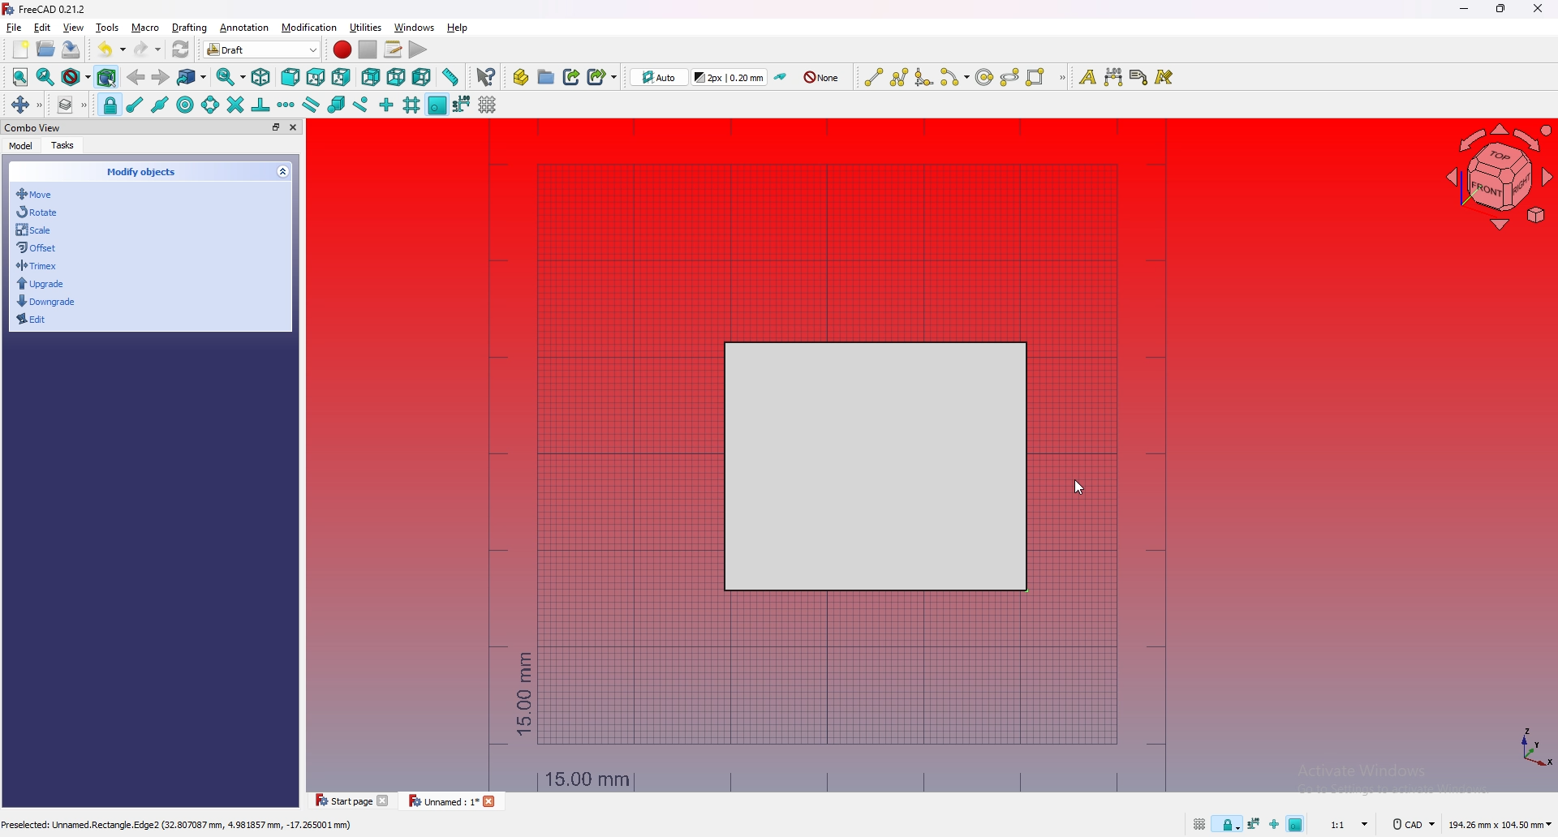  What do you see at coordinates (40, 195) in the screenshot?
I see `move` at bounding box center [40, 195].